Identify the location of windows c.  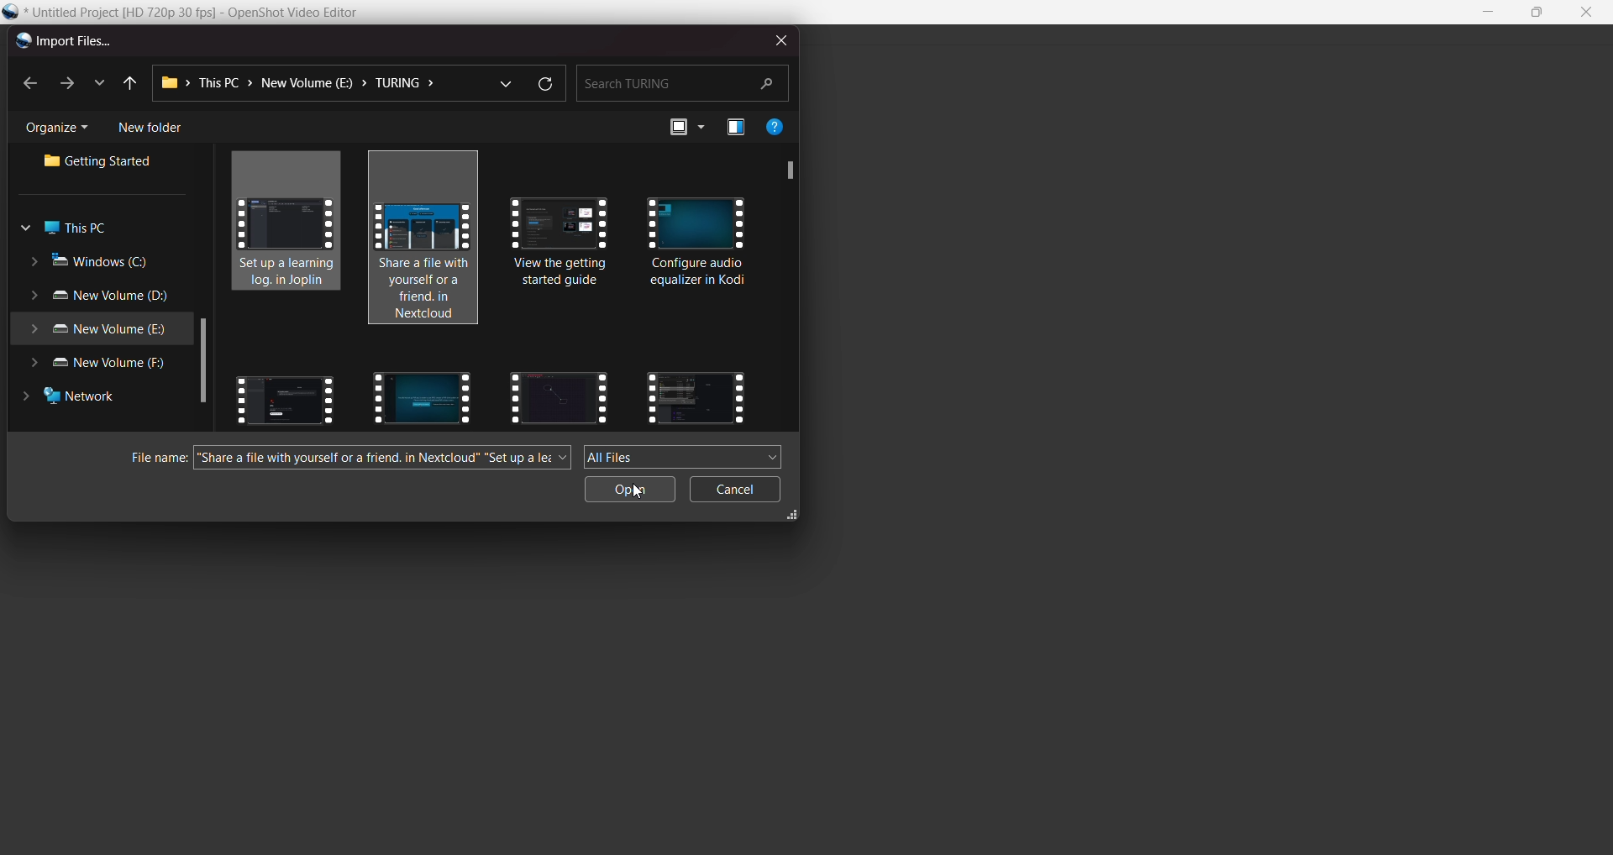
(92, 262).